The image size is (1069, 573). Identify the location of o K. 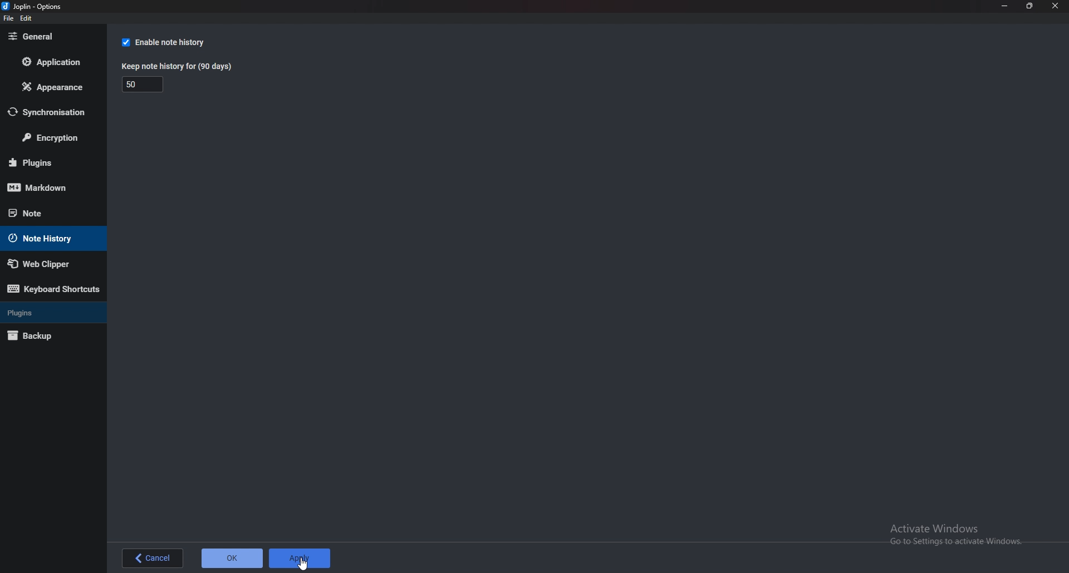
(233, 557).